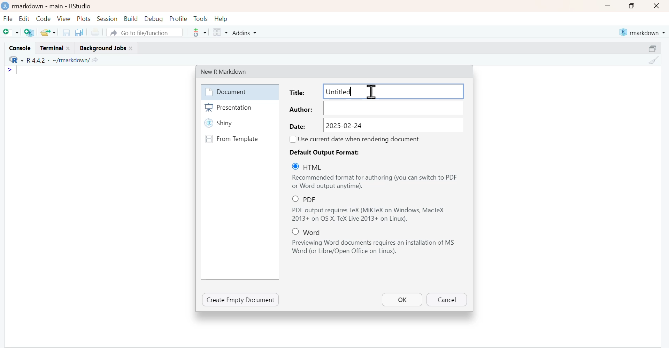 Image resolution: width=669 pixels, height=348 pixels. I want to click on Help, so click(221, 19).